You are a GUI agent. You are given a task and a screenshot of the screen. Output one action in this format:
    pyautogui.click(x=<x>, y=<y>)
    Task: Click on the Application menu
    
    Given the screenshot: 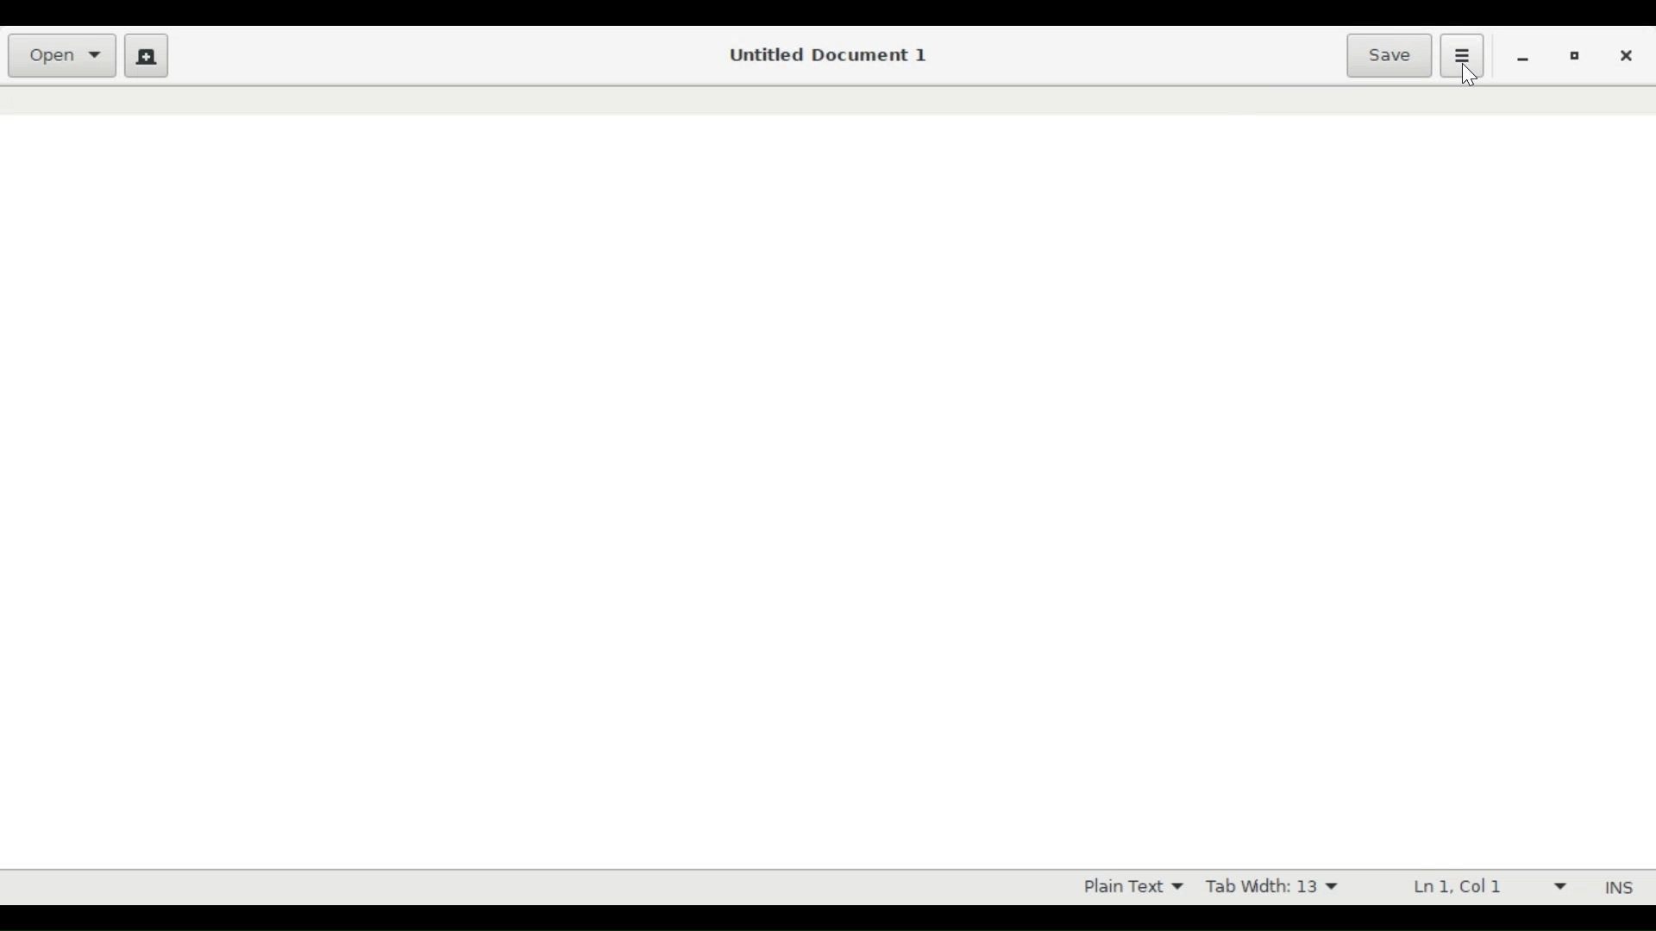 What is the action you would take?
    pyautogui.click(x=1461, y=55)
    